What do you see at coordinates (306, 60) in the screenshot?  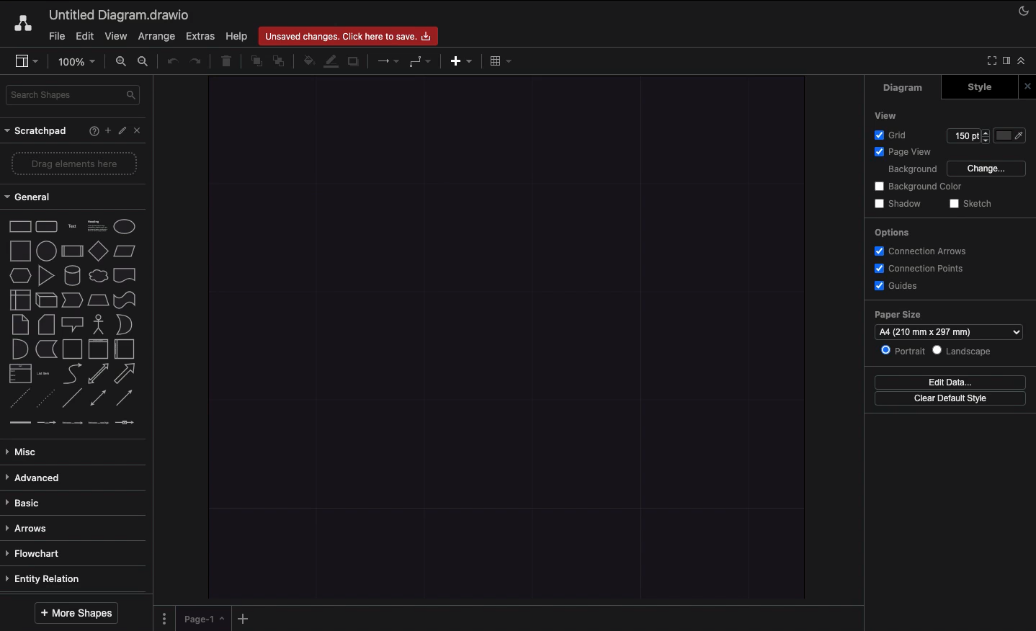 I see `Fill color` at bounding box center [306, 60].